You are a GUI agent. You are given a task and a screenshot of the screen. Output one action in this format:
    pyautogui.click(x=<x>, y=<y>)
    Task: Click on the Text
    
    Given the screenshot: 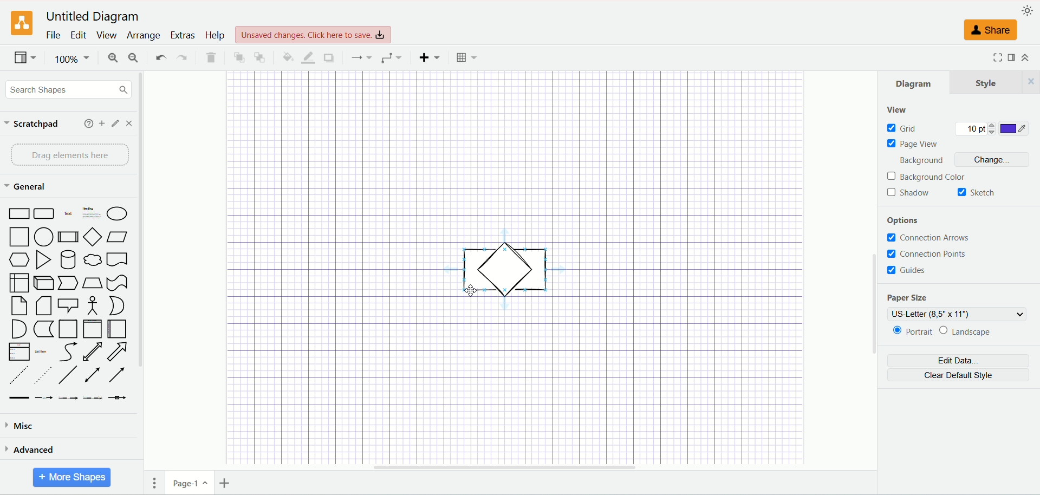 What is the action you would take?
    pyautogui.click(x=69, y=214)
    